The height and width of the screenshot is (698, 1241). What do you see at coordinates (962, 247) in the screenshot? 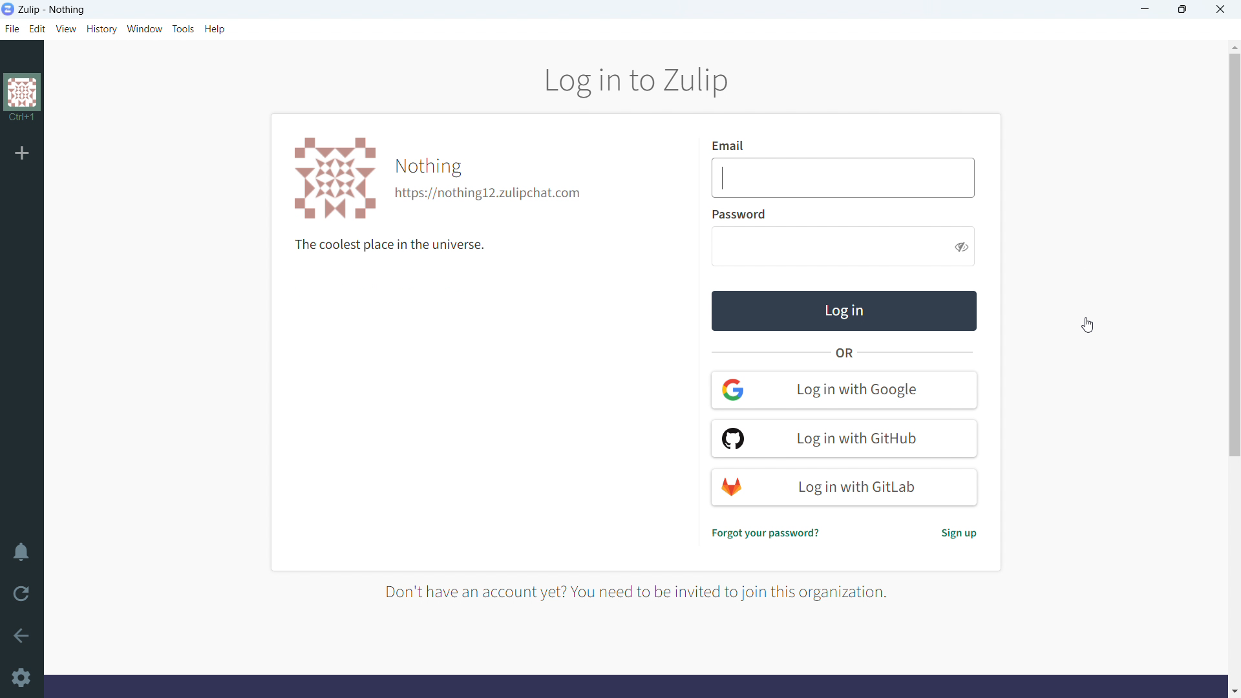
I see `toggle visibility` at bounding box center [962, 247].